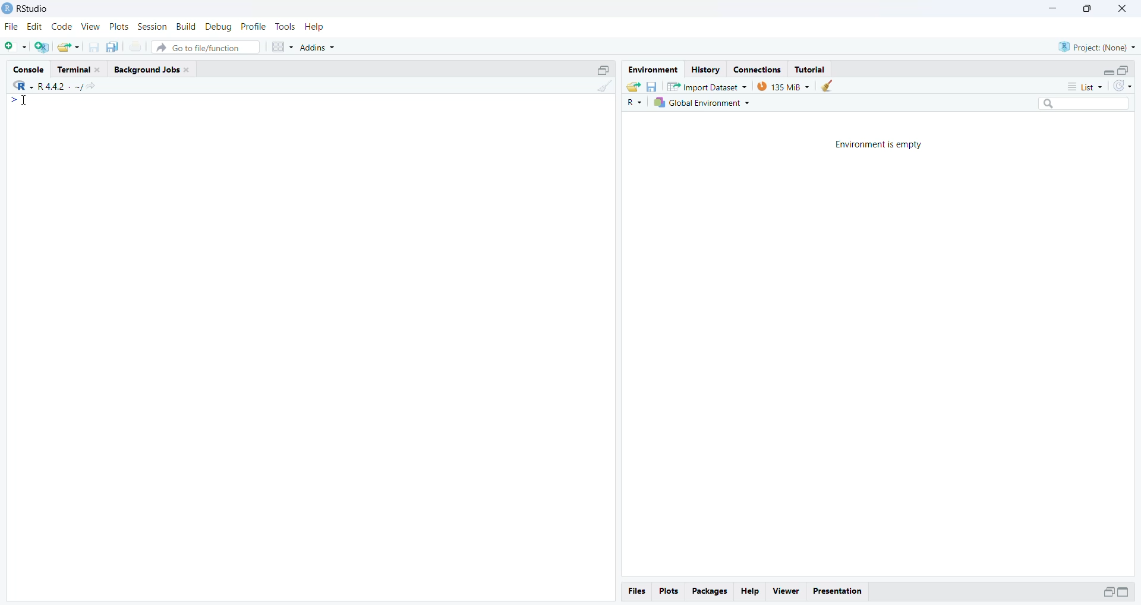 The image size is (1141, 605). What do you see at coordinates (704, 104) in the screenshot?
I see `Global Environment` at bounding box center [704, 104].